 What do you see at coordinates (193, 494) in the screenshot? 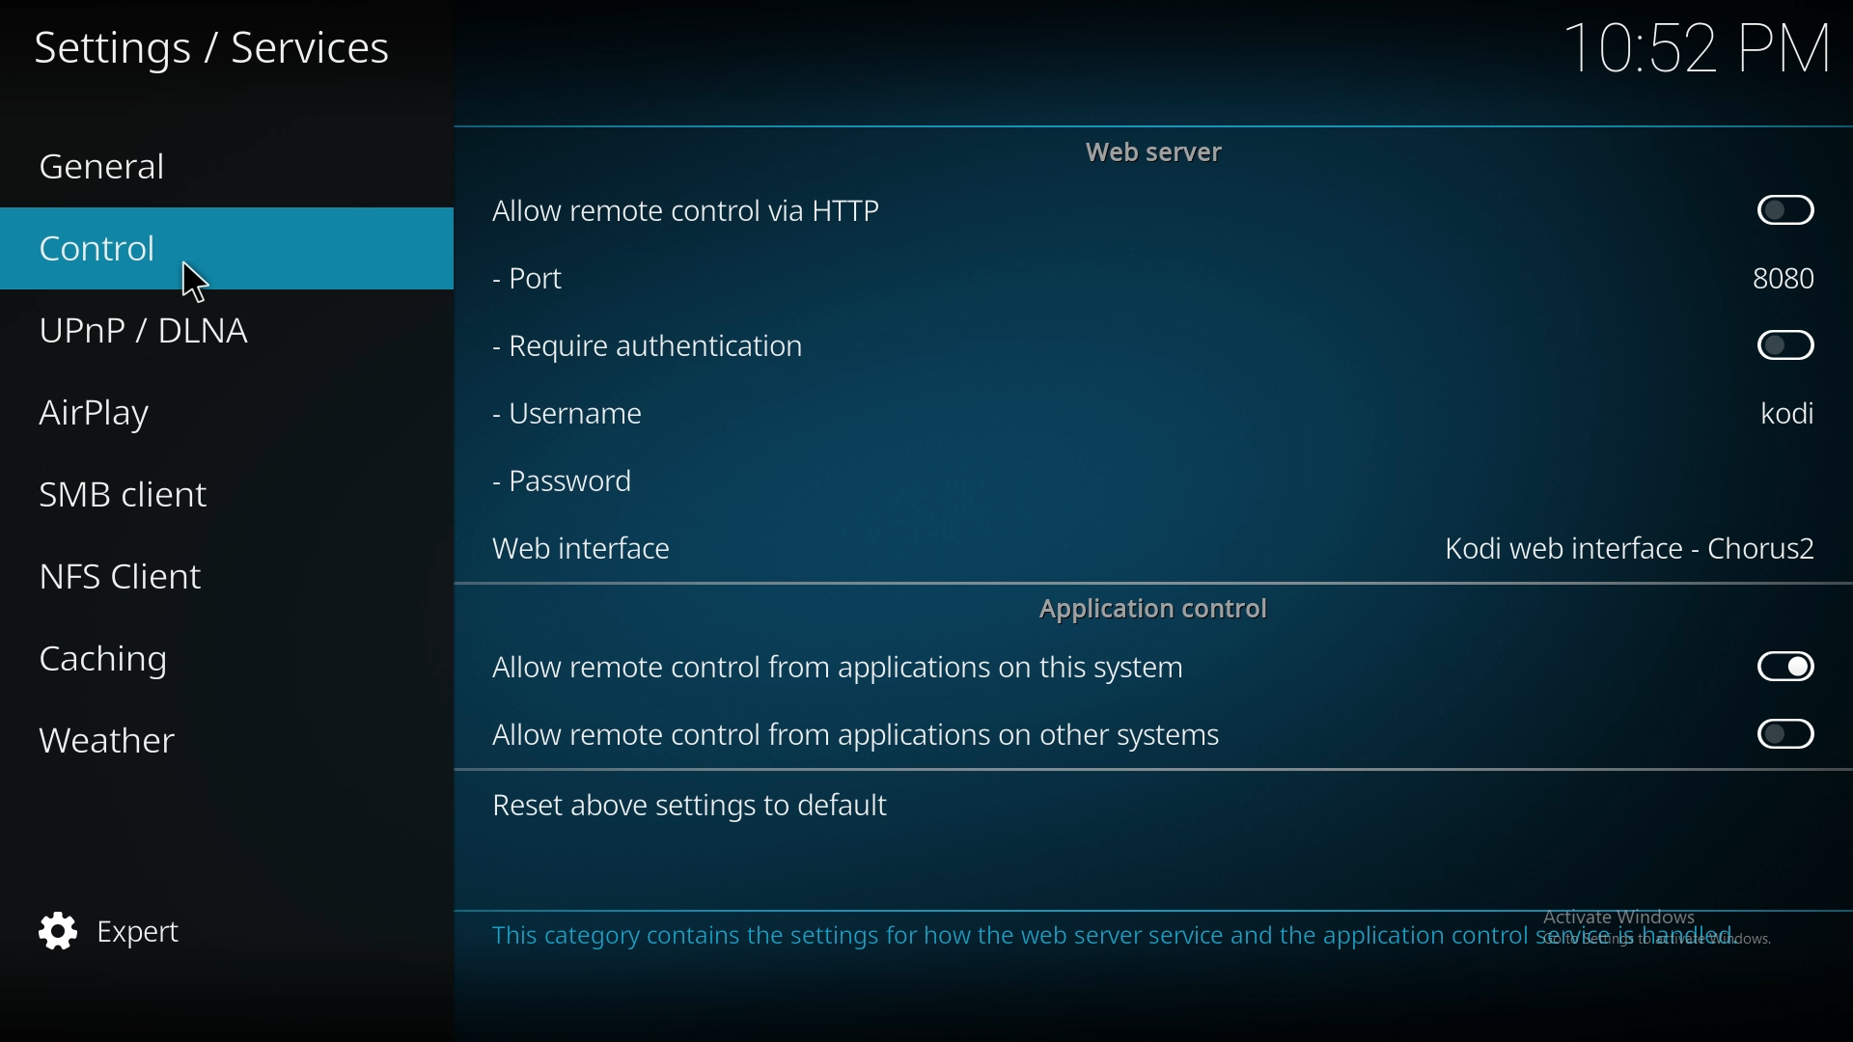
I see `smb client` at bounding box center [193, 494].